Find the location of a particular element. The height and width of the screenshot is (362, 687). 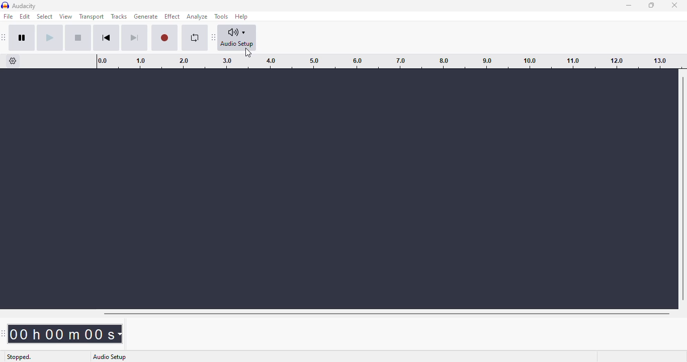

analyze is located at coordinates (197, 17).